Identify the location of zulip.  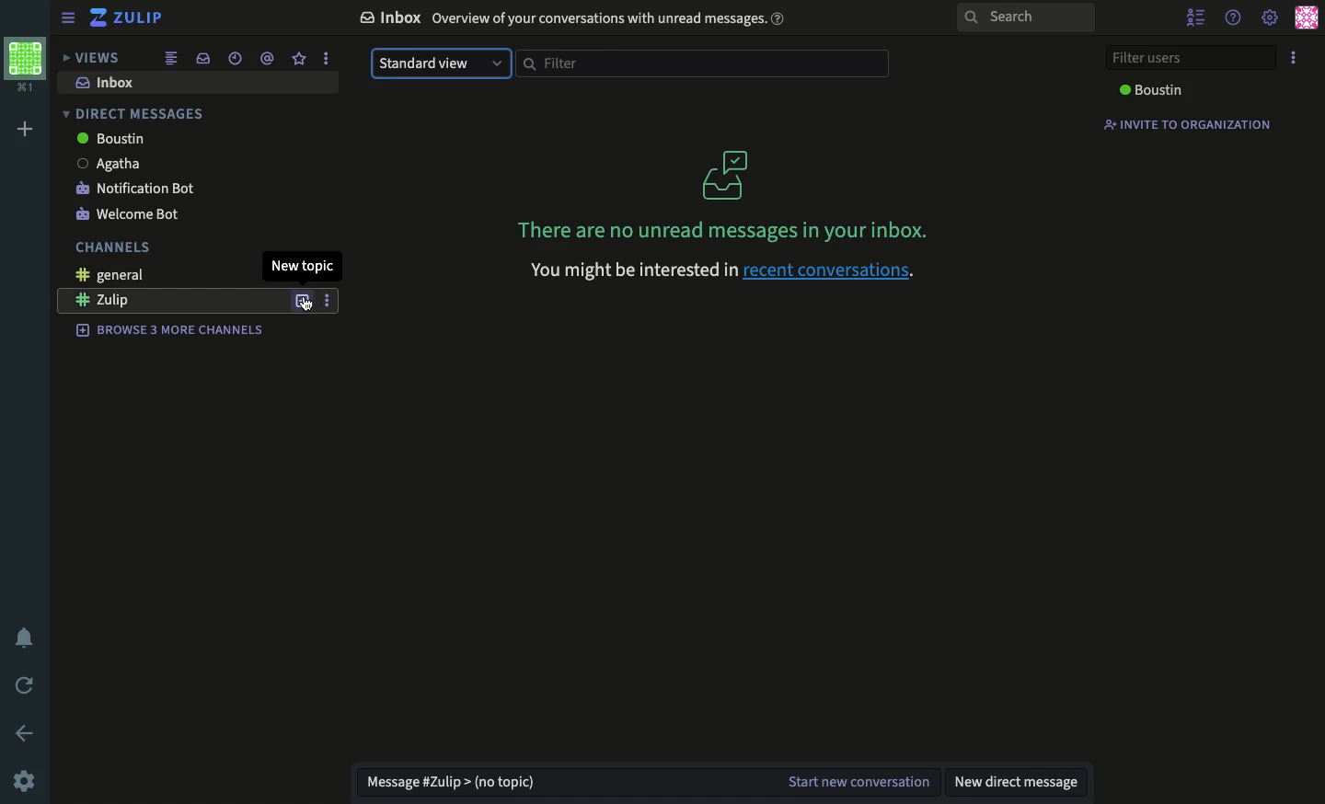
(117, 301).